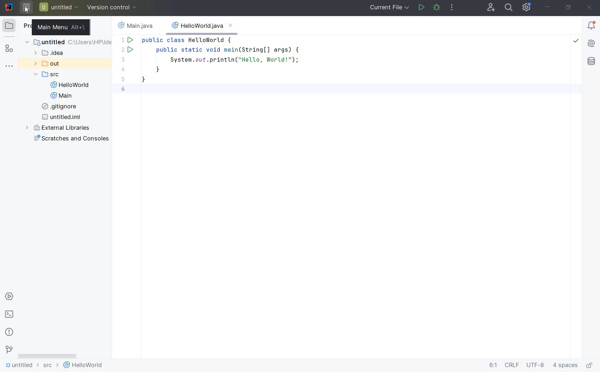  What do you see at coordinates (113, 7) in the screenshot?
I see `version control` at bounding box center [113, 7].